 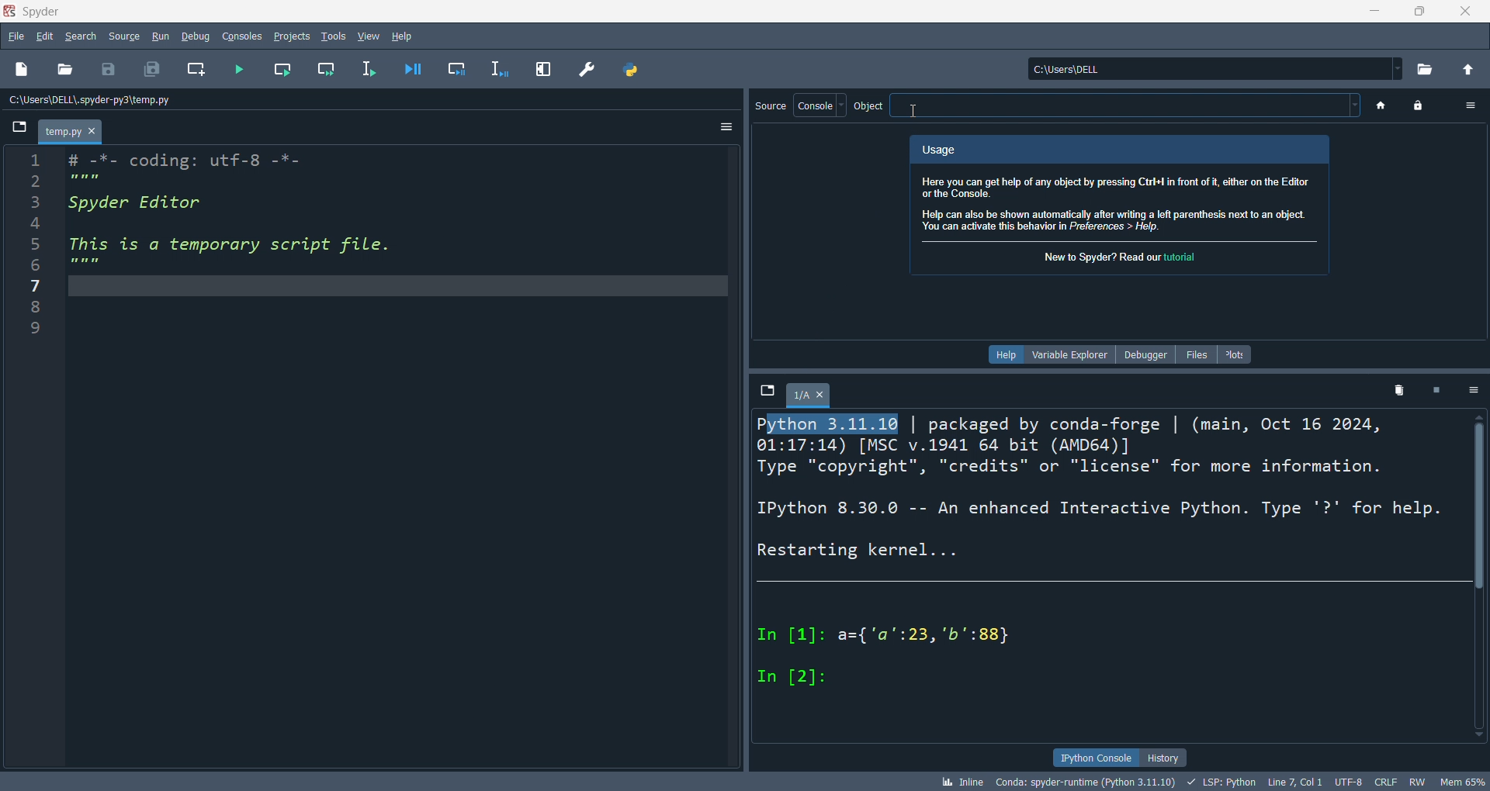 What do you see at coordinates (628, 70) in the screenshot?
I see `path manager` at bounding box center [628, 70].